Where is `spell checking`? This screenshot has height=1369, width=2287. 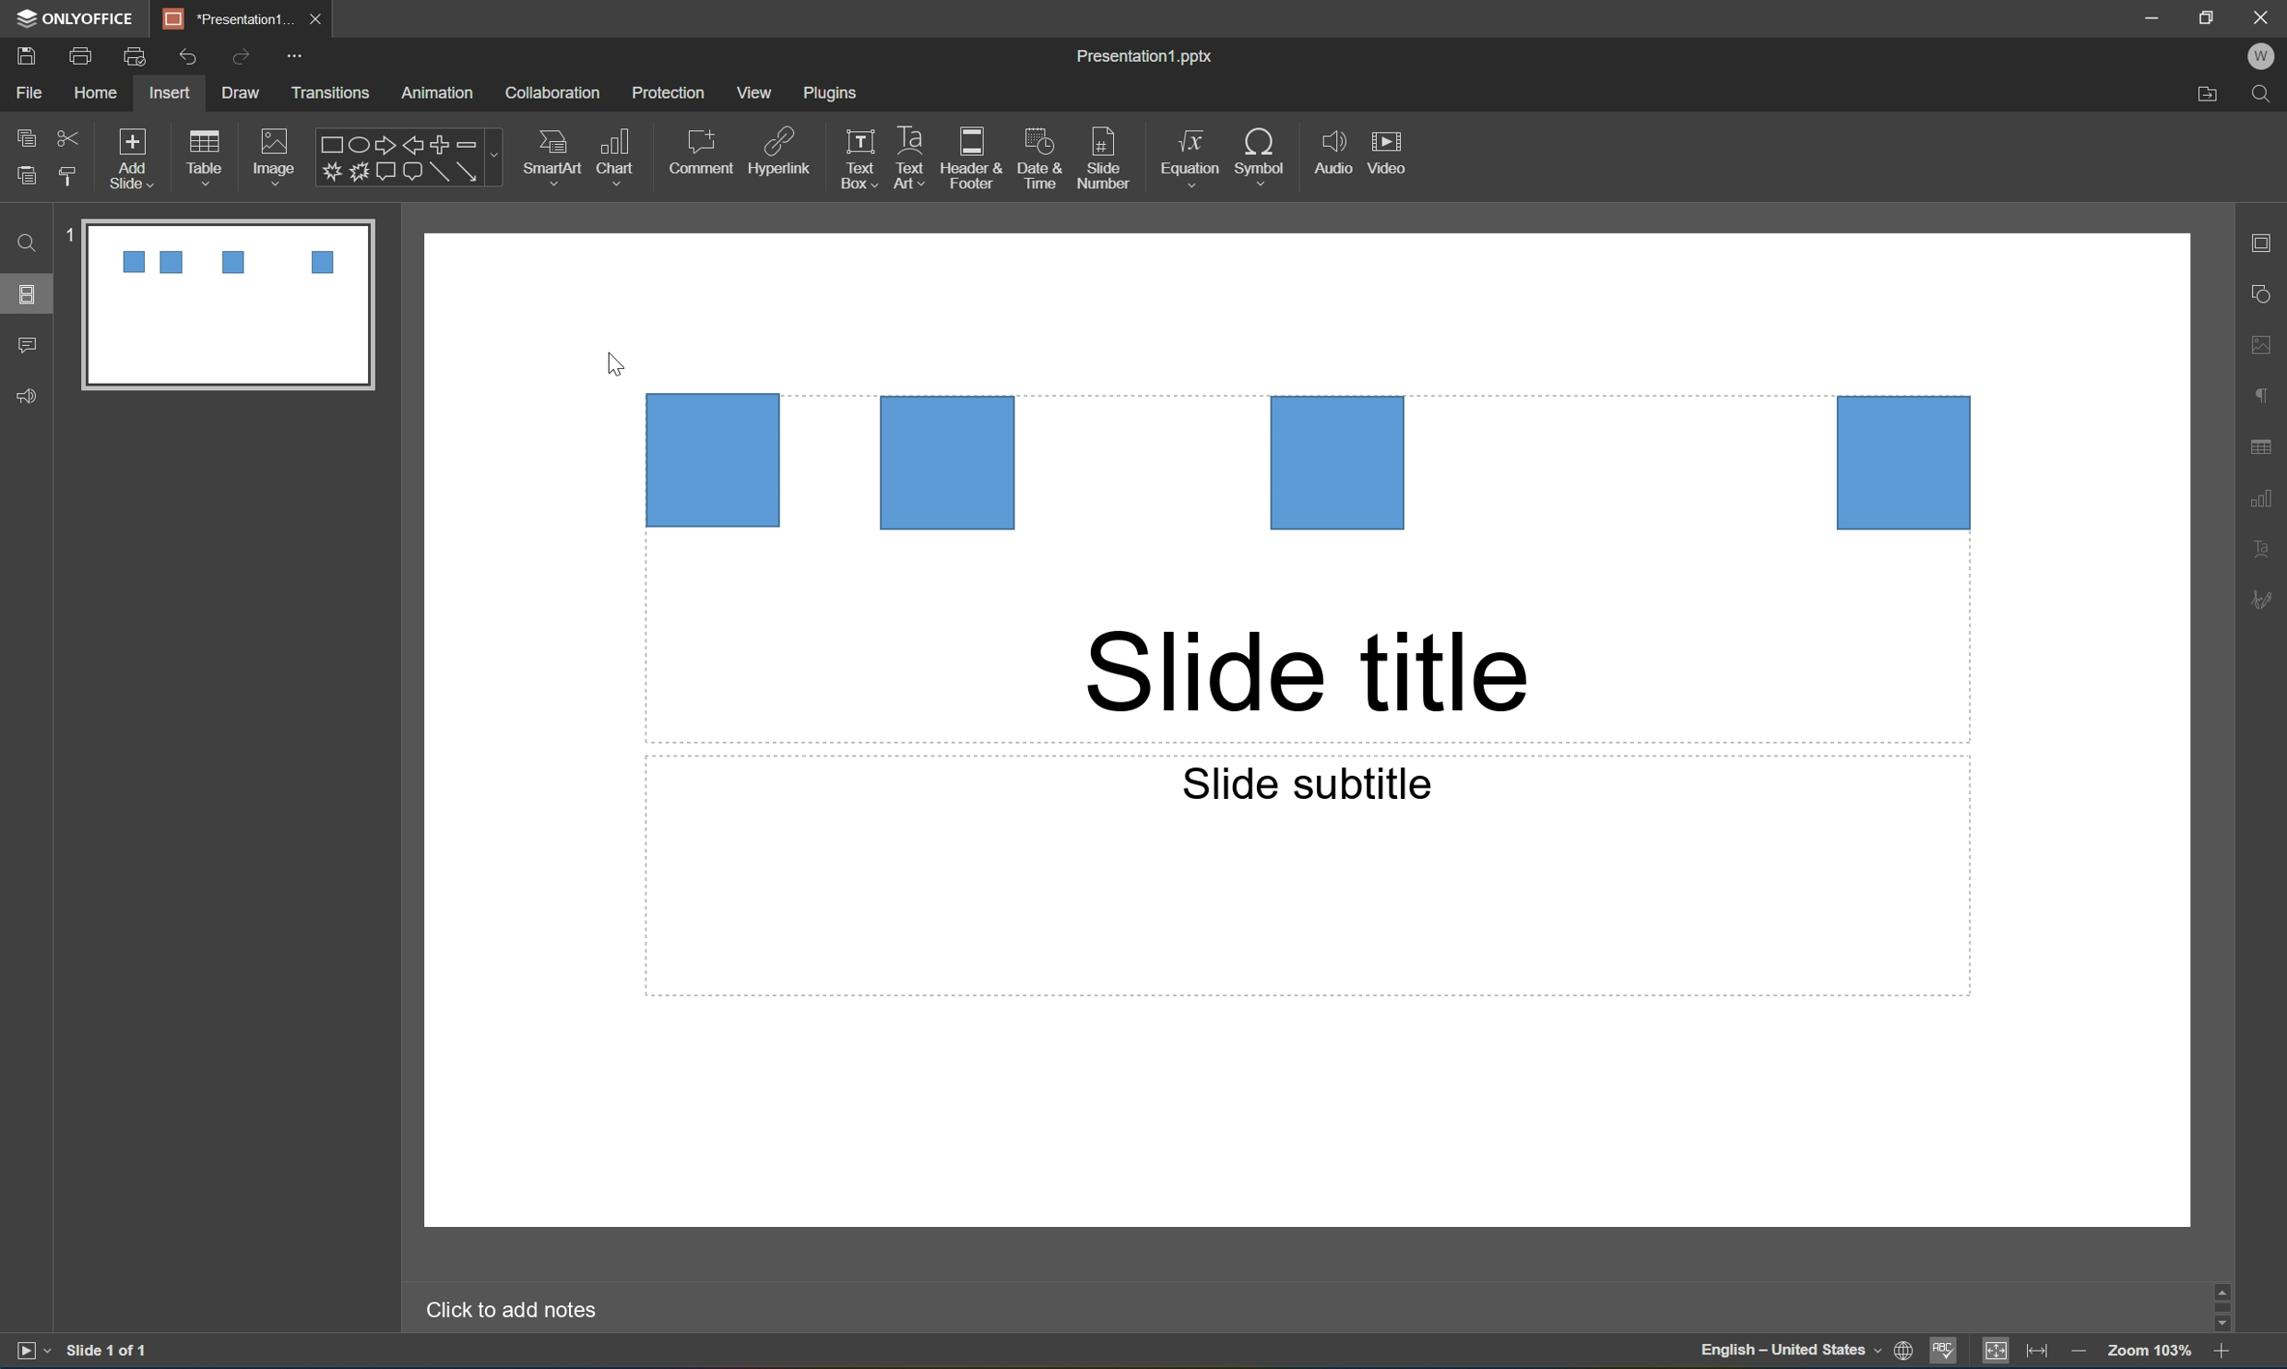
spell checking is located at coordinates (1946, 1352).